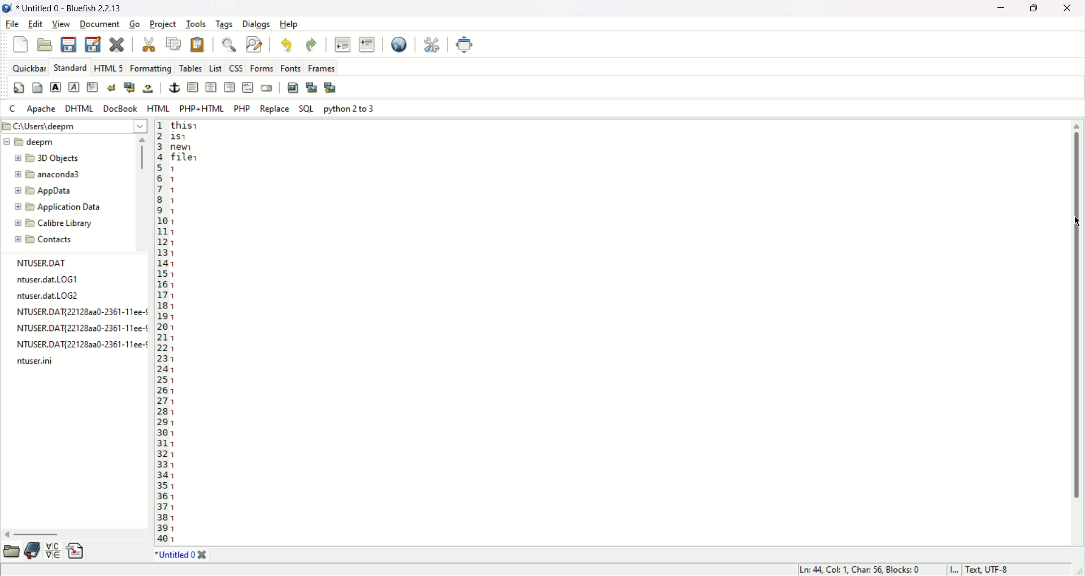 The height and width of the screenshot is (576, 1085). I want to click on forms, so click(259, 68).